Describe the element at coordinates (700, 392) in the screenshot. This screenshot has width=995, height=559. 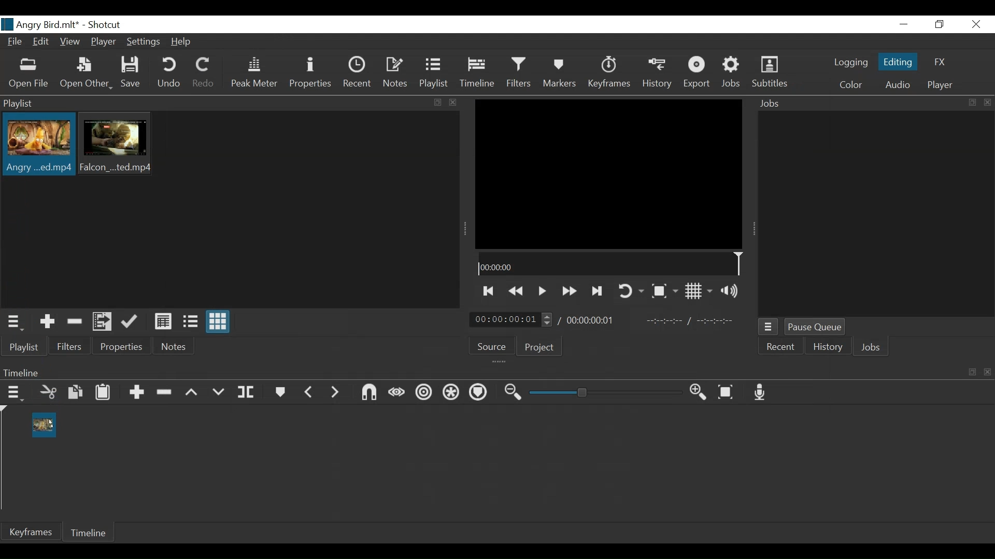
I see `Zoom timeline in` at that location.